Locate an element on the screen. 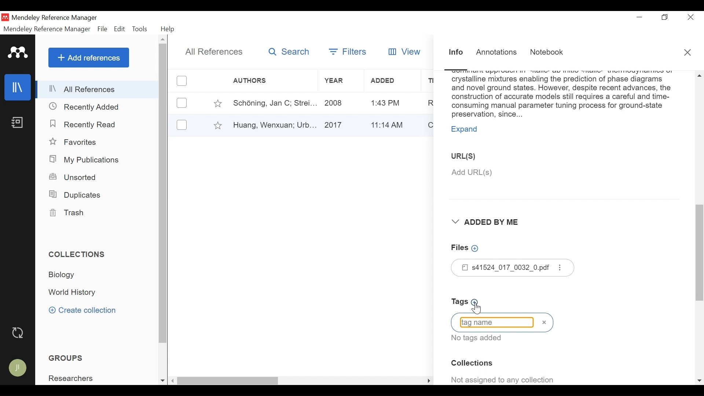  Mendeley Reference Manager is located at coordinates (47, 30).